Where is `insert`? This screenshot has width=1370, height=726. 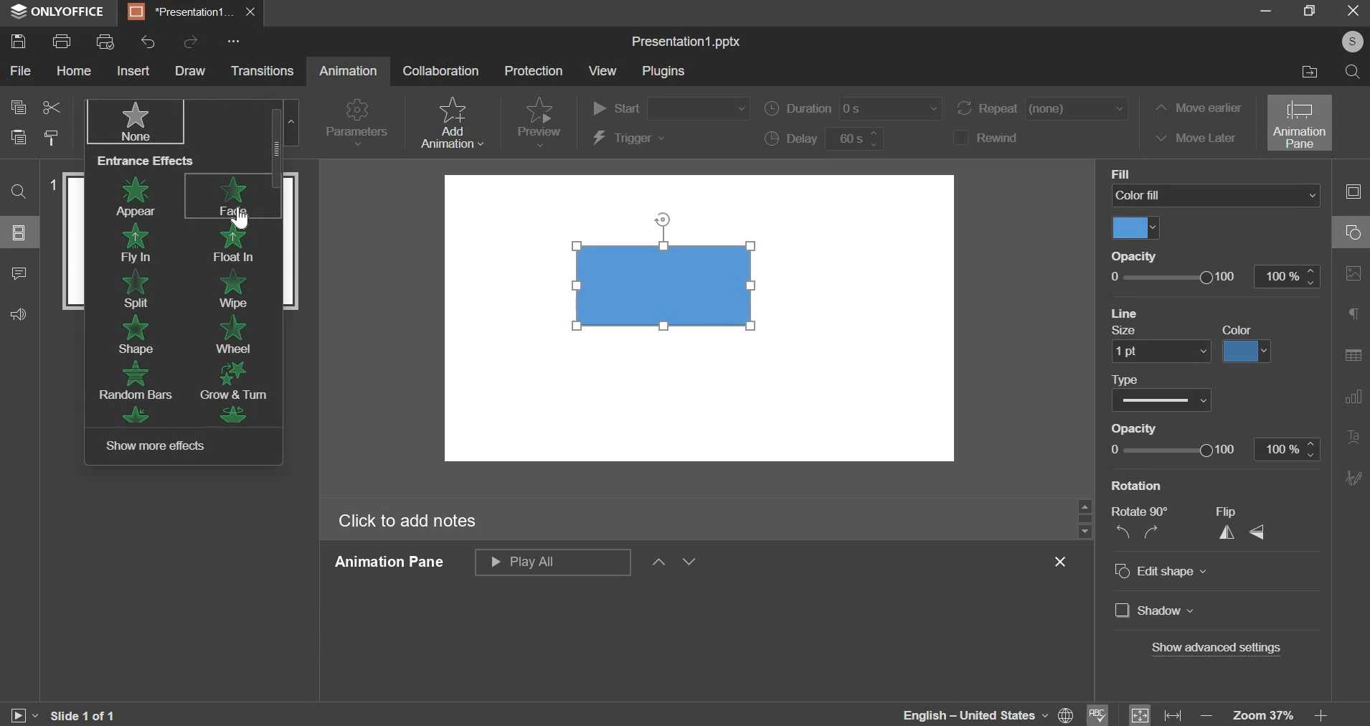 insert is located at coordinates (135, 72).